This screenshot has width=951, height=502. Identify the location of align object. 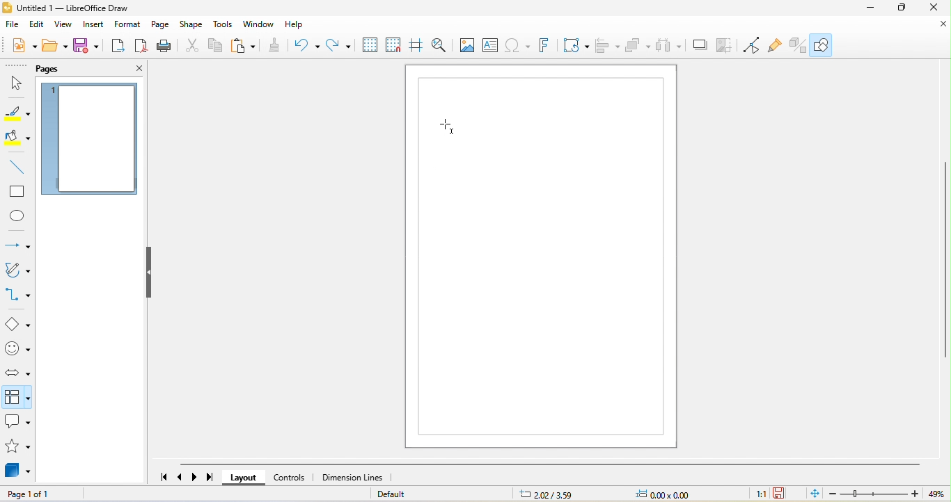
(606, 46).